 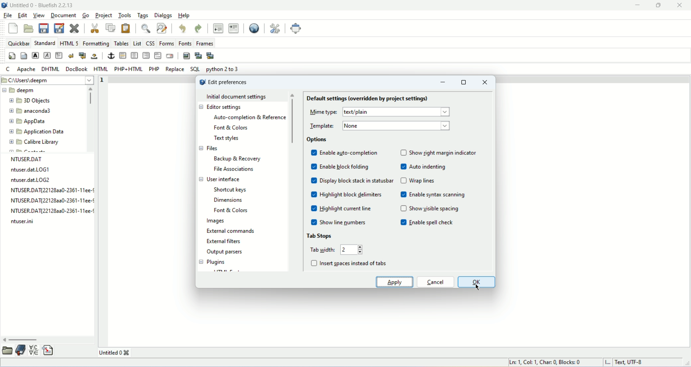 What do you see at coordinates (433, 209) in the screenshot?
I see `show visible spacing` at bounding box center [433, 209].